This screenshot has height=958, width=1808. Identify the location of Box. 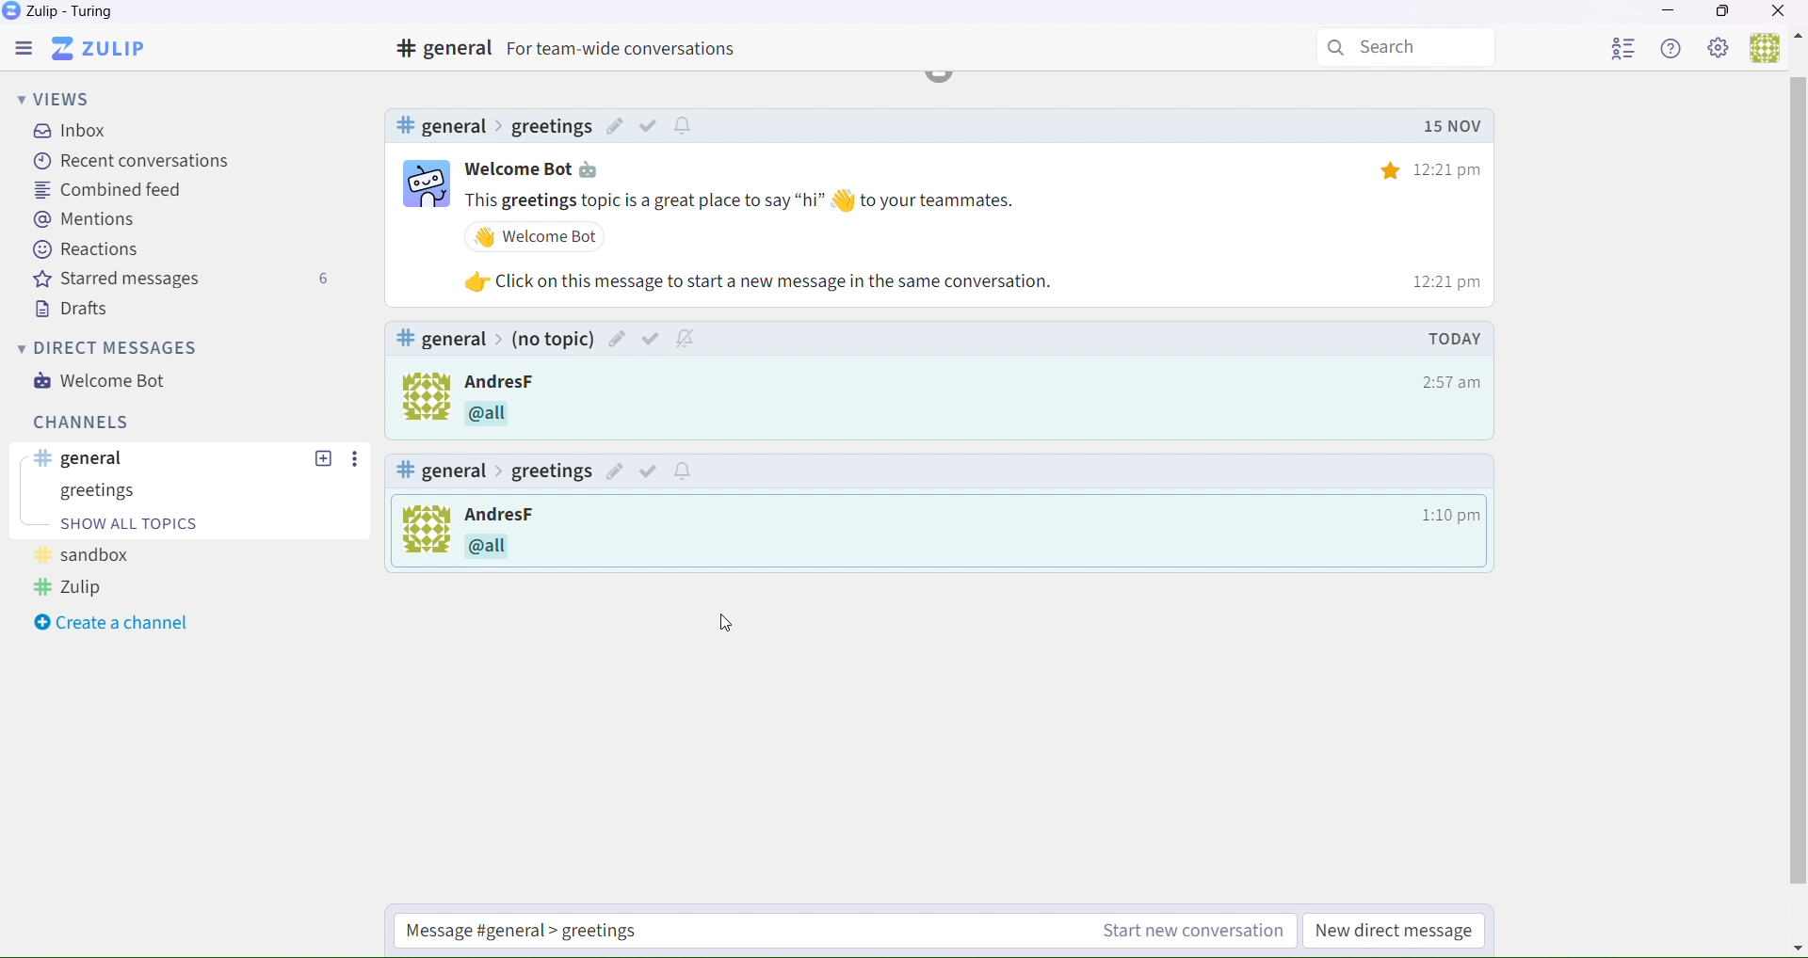
(1724, 15).